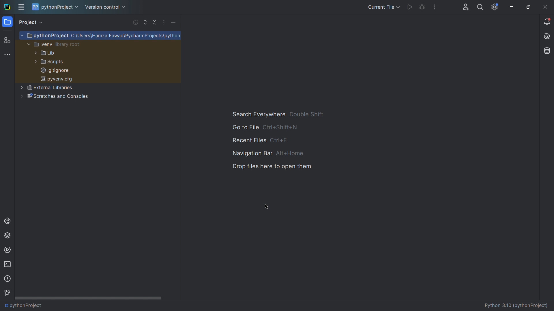 Image resolution: width=554 pixels, height=311 pixels. Describe the element at coordinates (57, 79) in the screenshot. I see `pyvenv.cfg` at that location.